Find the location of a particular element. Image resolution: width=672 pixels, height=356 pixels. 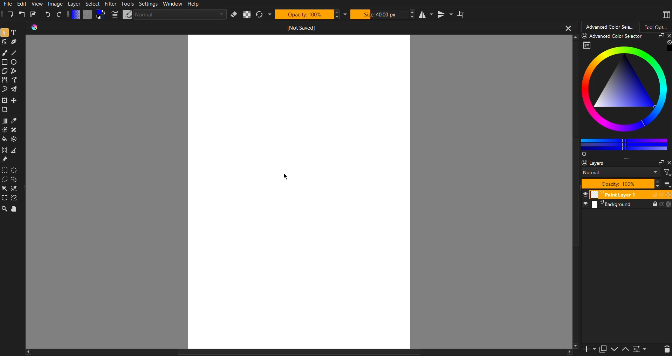

layers is located at coordinates (590, 163).